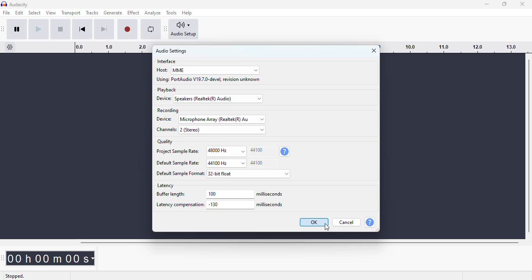 Image resolution: width=532 pixels, height=280 pixels. What do you see at coordinates (249, 173) in the screenshot?
I see `select default sample format` at bounding box center [249, 173].